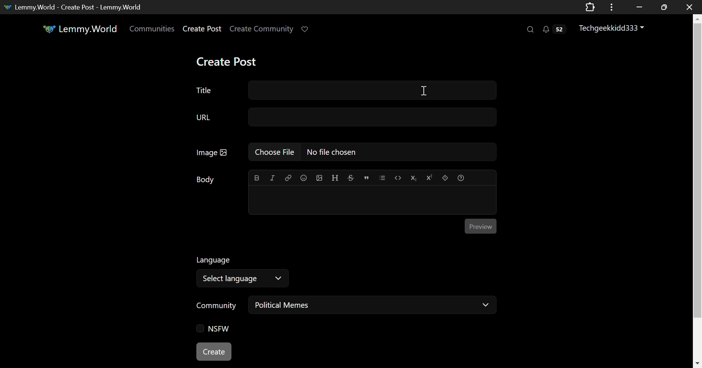 The width and height of the screenshot is (702, 368). What do you see at coordinates (531, 30) in the screenshot?
I see `Search` at bounding box center [531, 30].